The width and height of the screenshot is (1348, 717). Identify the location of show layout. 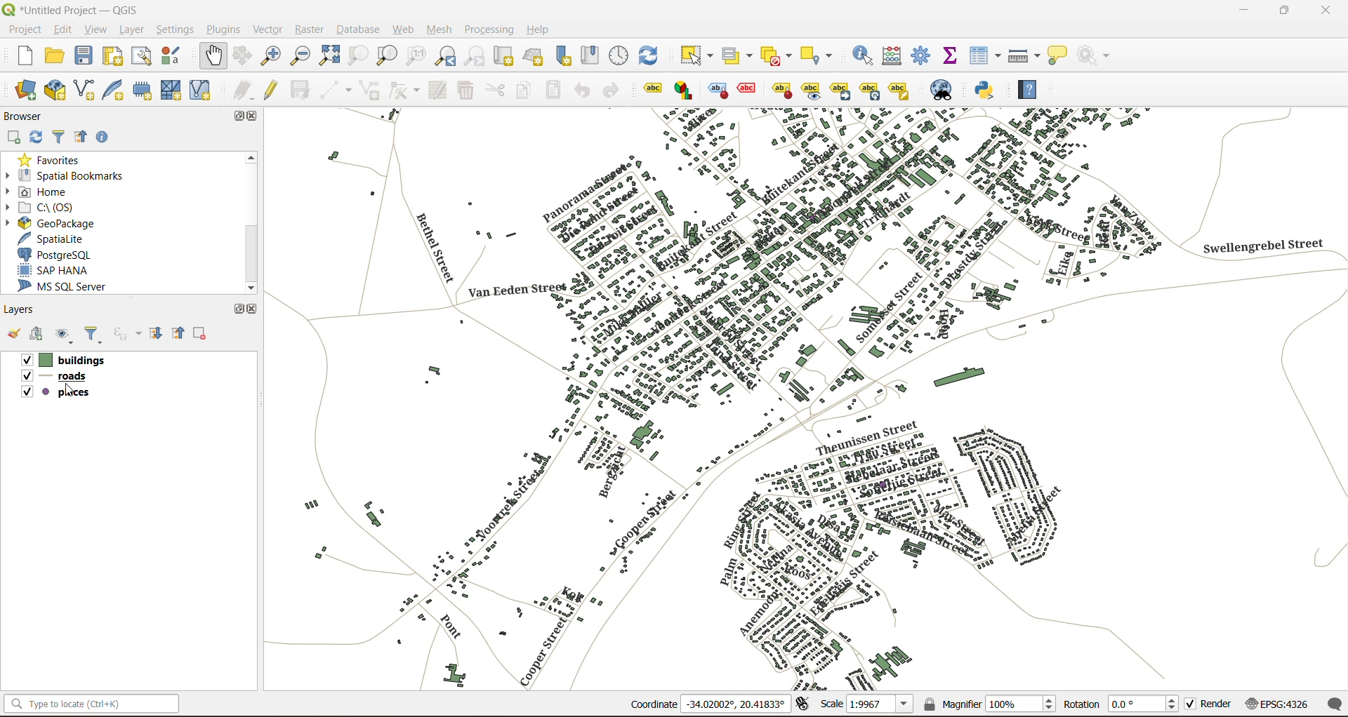
(140, 56).